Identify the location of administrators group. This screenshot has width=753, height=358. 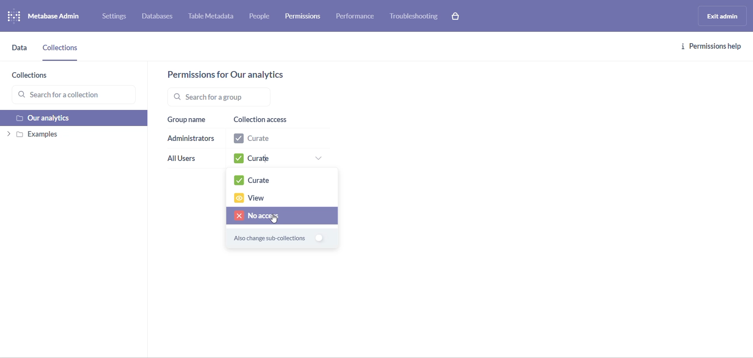
(191, 140).